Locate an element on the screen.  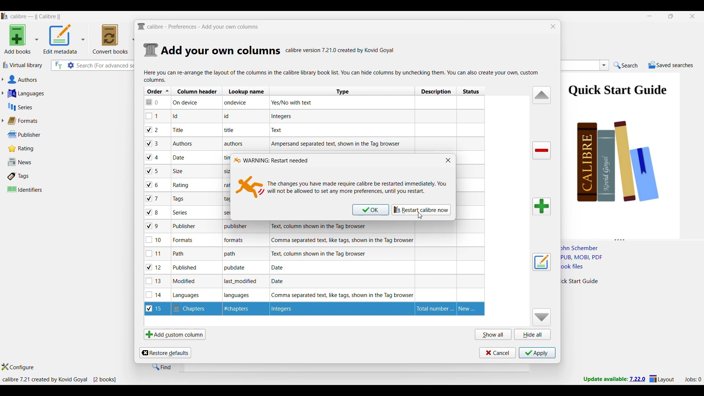
Software details is located at coordinates (340, 50).